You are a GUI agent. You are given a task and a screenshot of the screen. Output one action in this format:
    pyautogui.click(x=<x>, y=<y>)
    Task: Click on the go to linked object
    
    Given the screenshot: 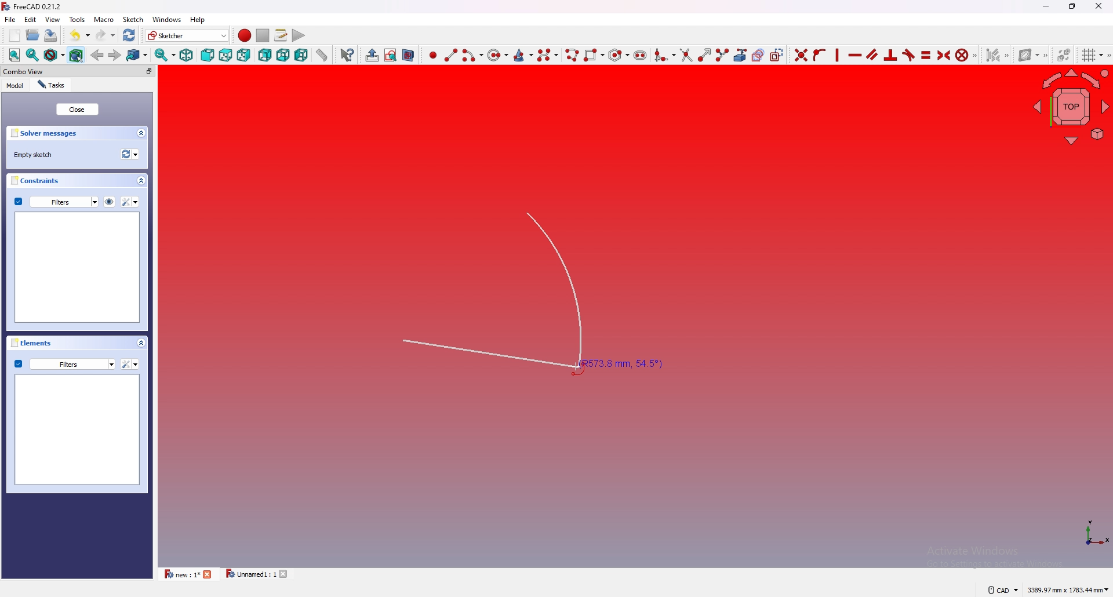 What is the action you would take?
    pyautogui.click(x=137, y=54)
    